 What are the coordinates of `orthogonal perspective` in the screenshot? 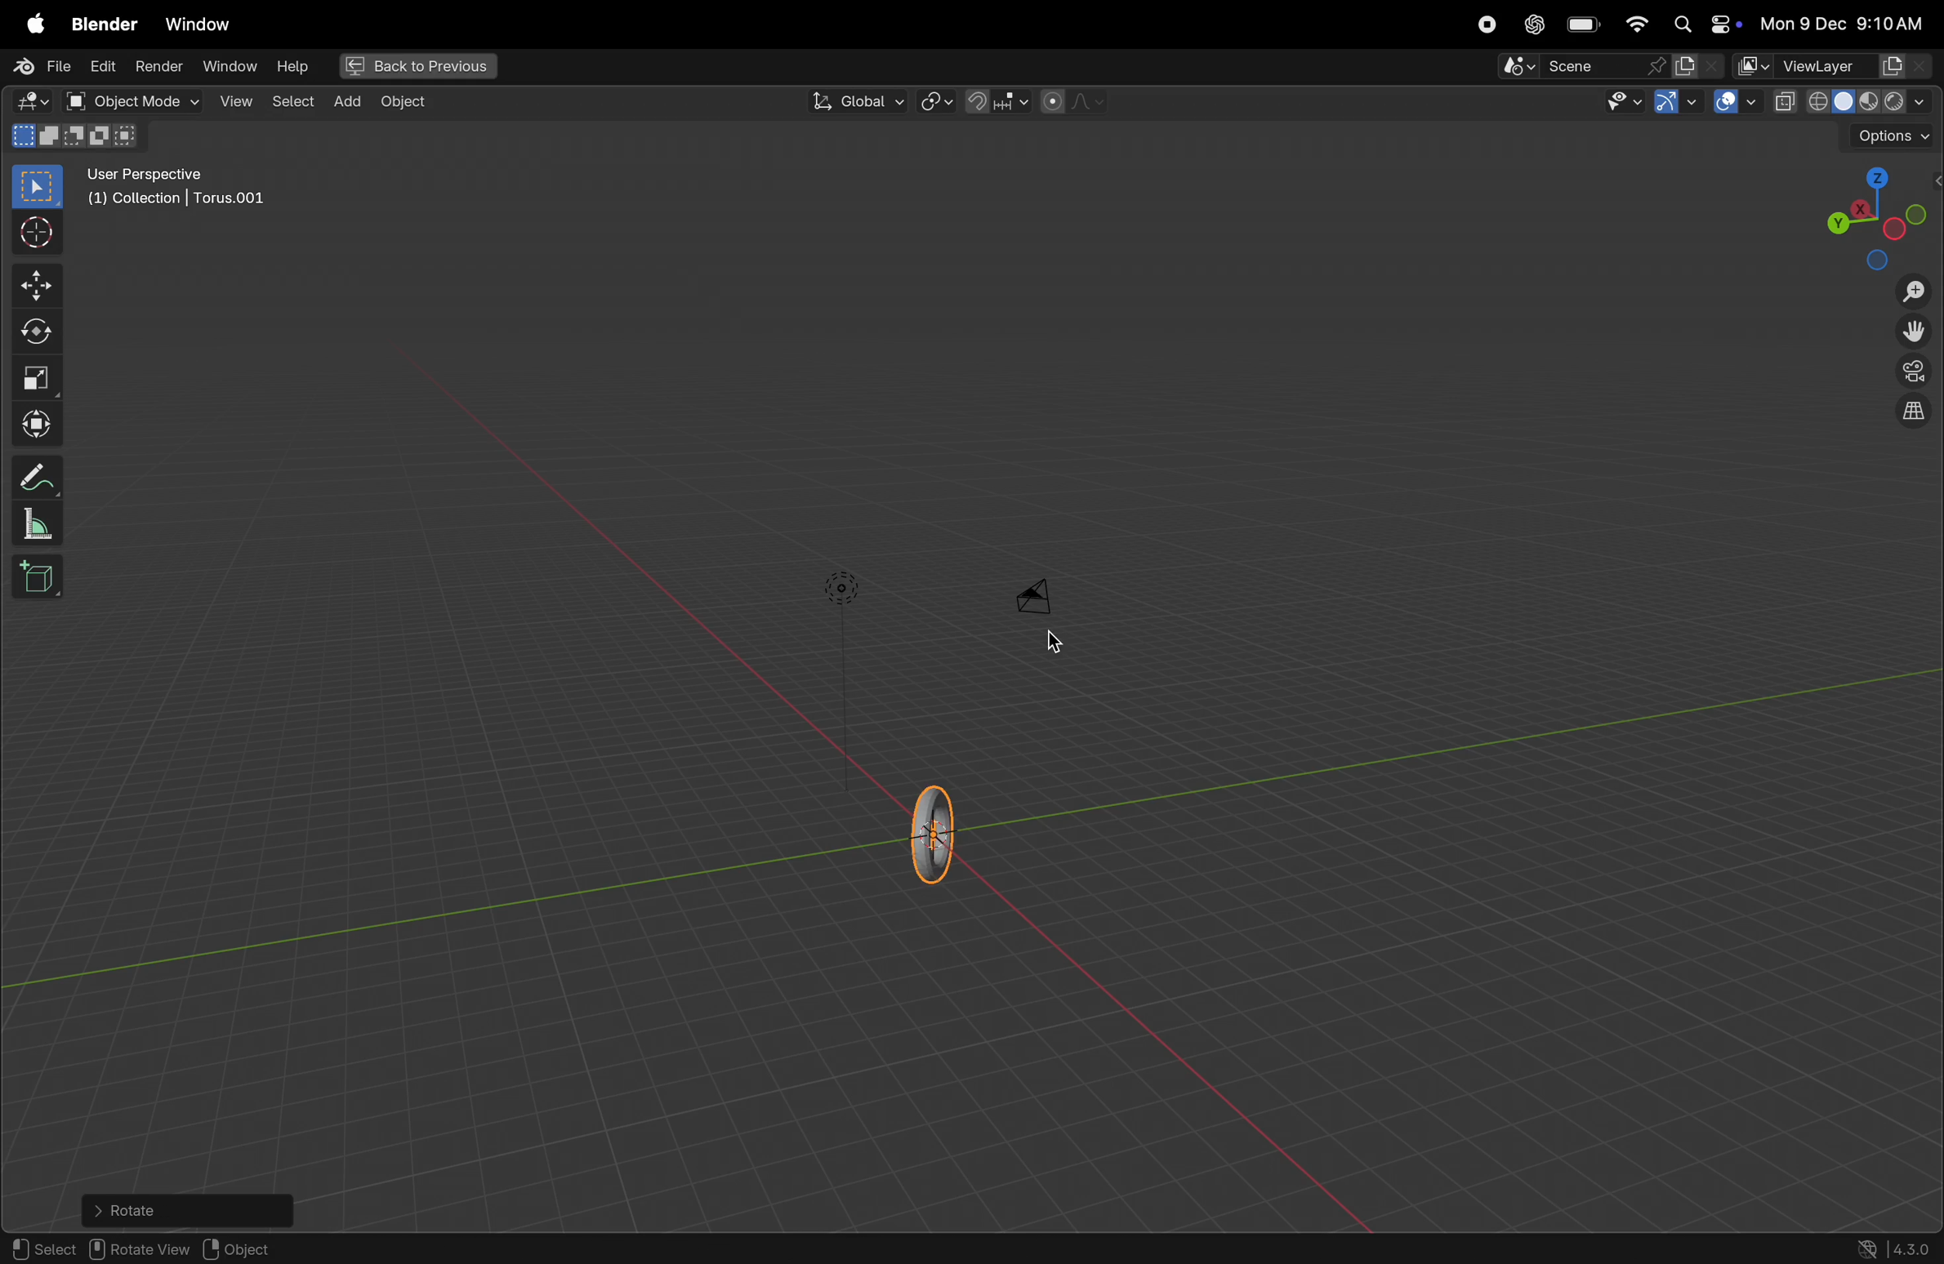 It's located at (1913, 413).